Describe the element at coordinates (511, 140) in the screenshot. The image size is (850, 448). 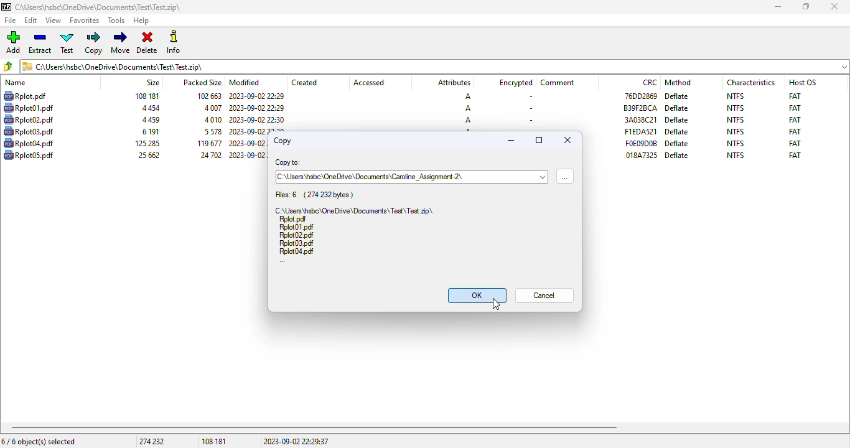
I see `minimize` at that location.